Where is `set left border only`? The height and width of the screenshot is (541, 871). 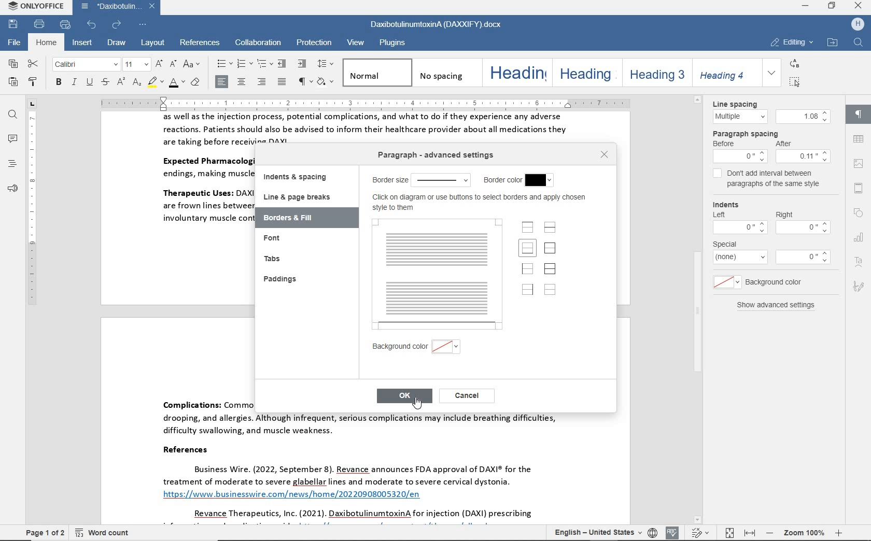 set left border only is located at coordinates (527, 267).